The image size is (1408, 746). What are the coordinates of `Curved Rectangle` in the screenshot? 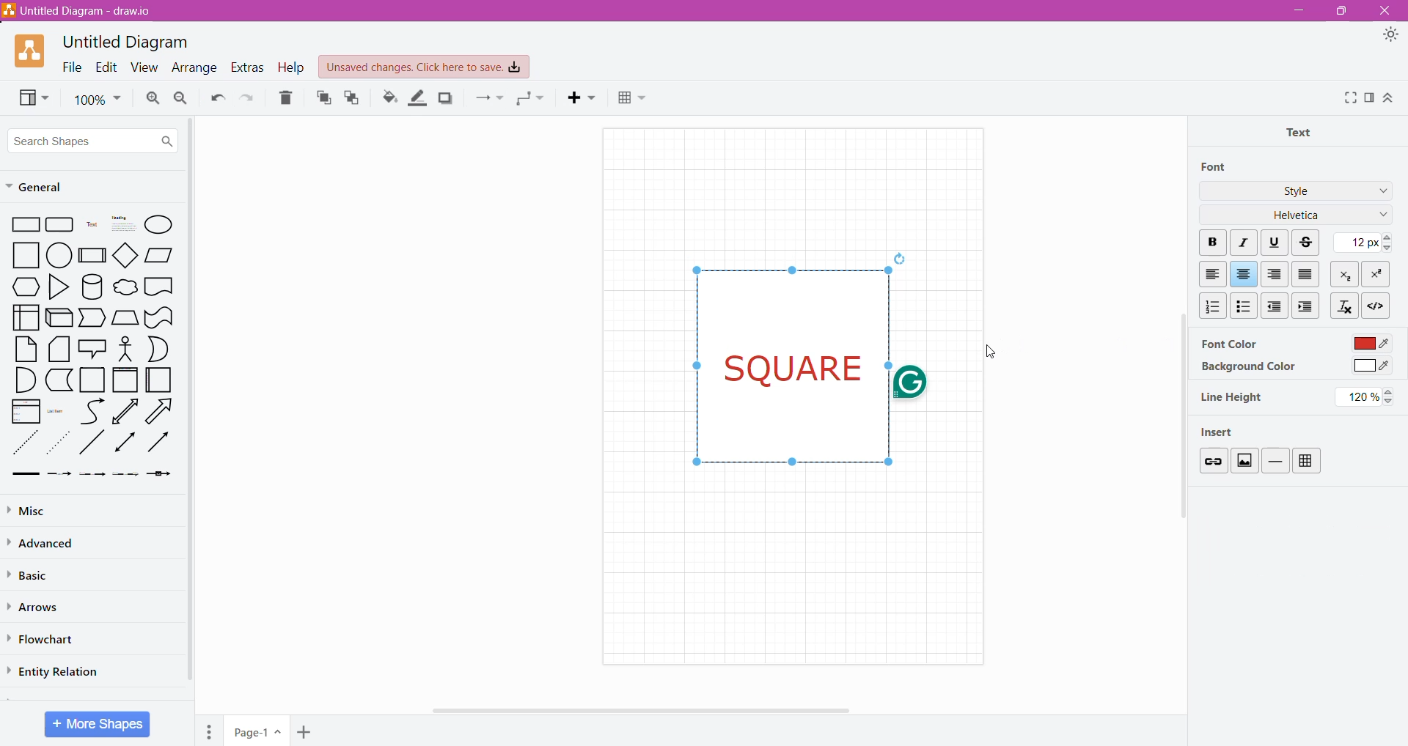 It's located at (158, 317).